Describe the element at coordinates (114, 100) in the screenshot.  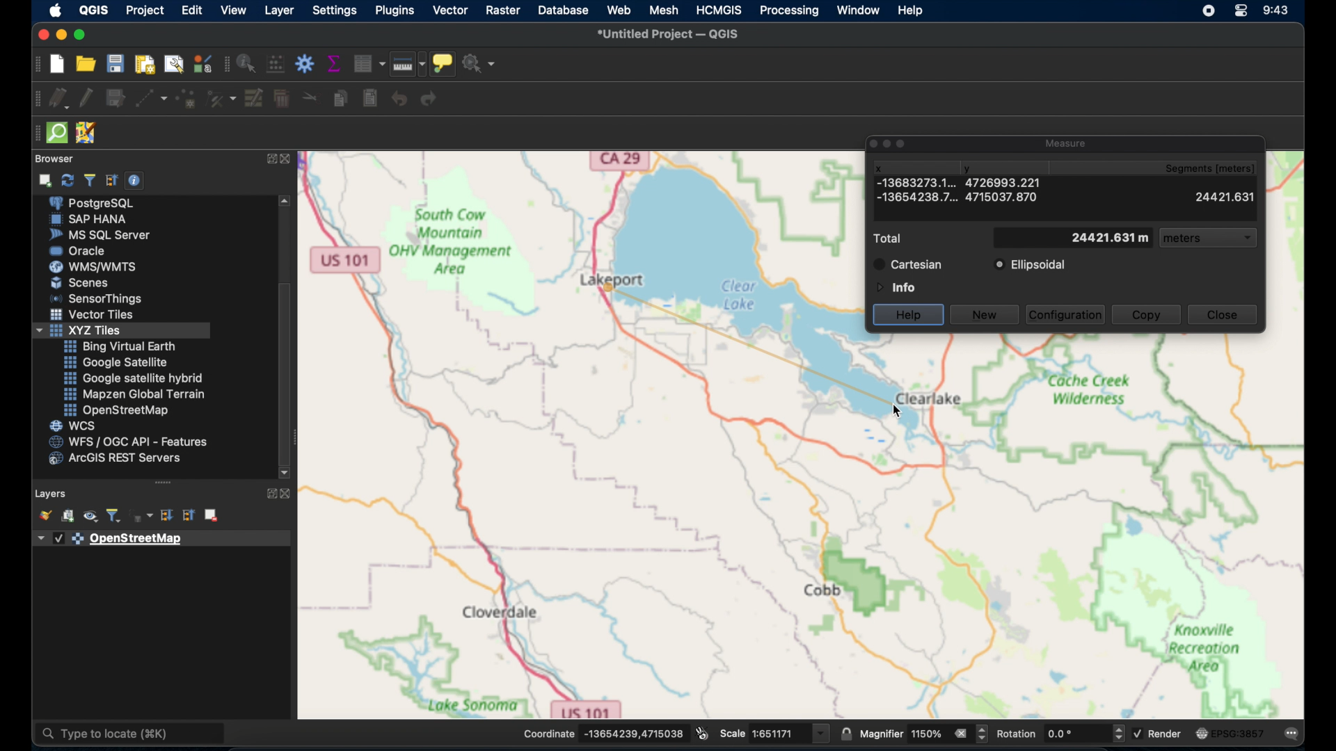
I see `save layer e dits` at that location.